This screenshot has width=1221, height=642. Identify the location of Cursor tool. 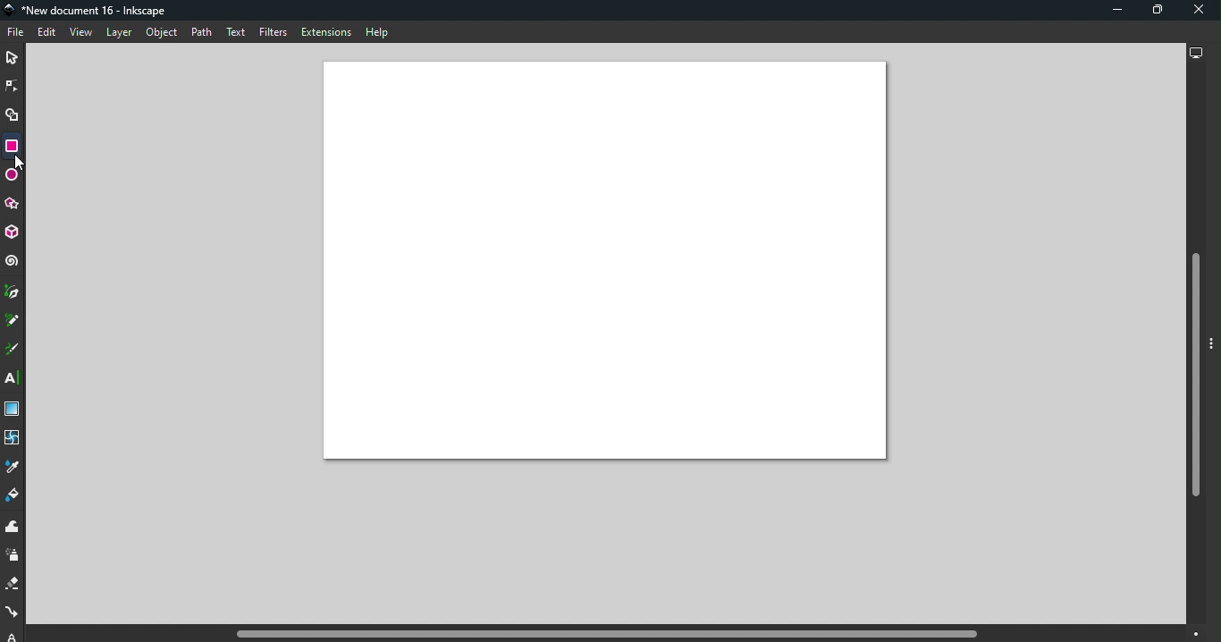
(21, 163).